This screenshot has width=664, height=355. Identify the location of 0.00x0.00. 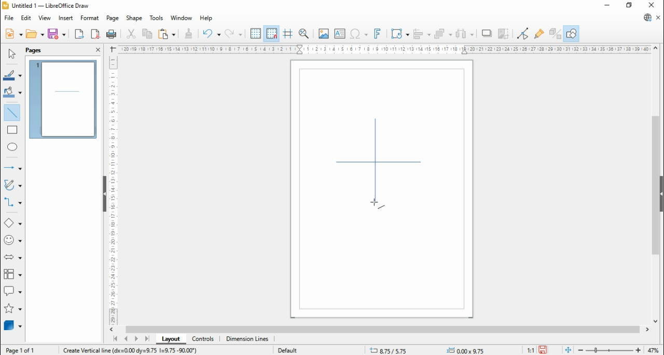
(467, 350).